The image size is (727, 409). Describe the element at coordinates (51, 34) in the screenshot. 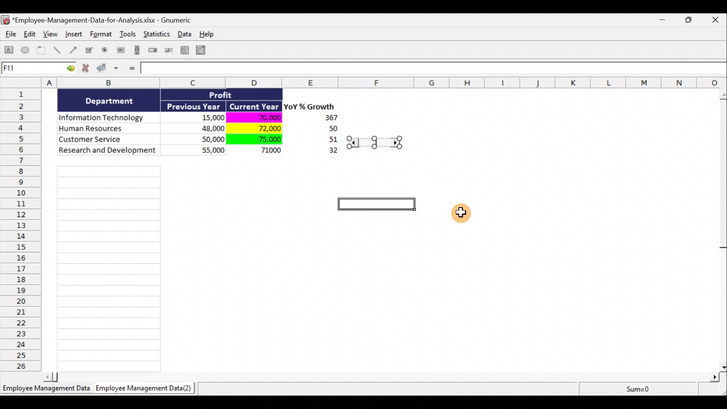

I see `View` at that location.